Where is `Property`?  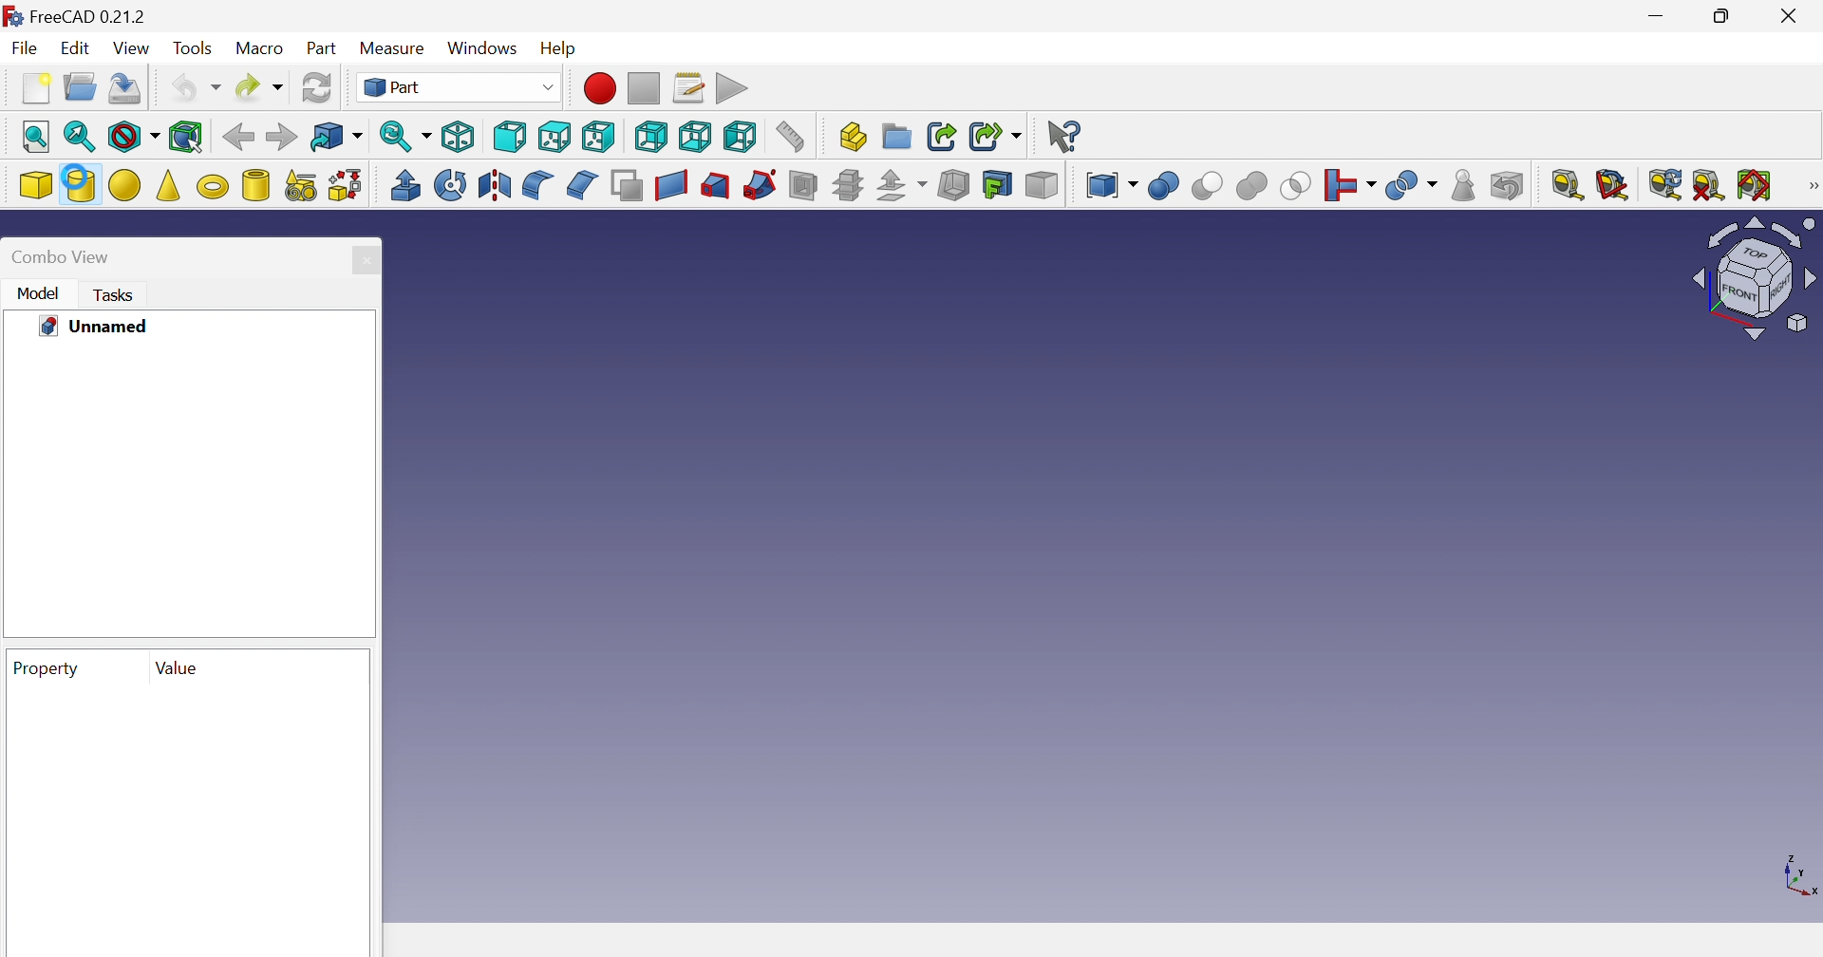 Property is located at coordinates (47, 668).